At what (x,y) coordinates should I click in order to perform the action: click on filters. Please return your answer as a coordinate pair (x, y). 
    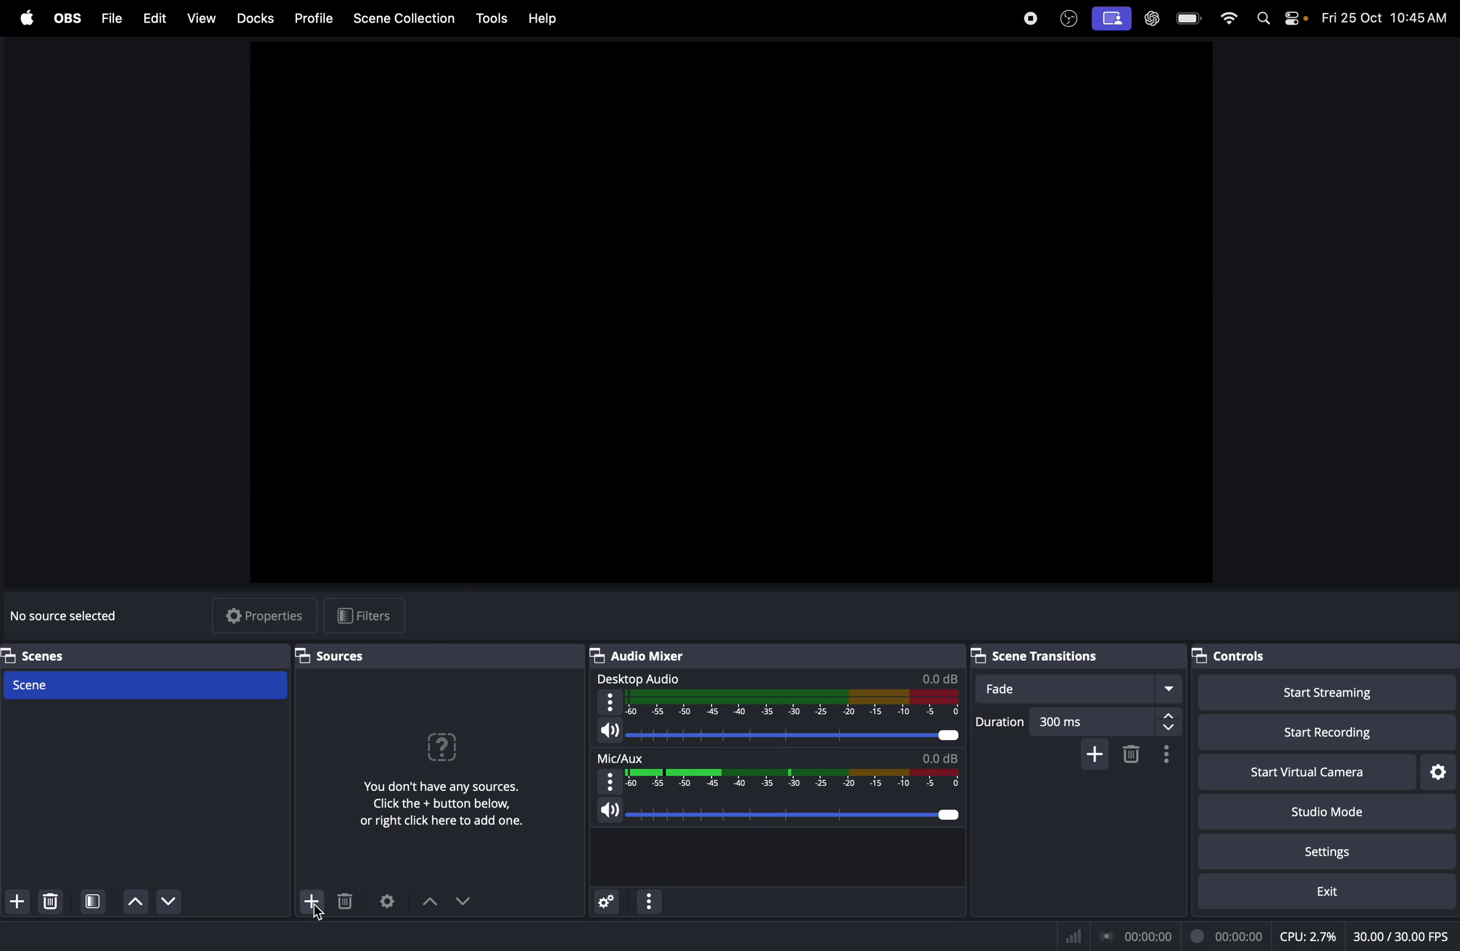
    Looking at the image, I should click on (364, 616).